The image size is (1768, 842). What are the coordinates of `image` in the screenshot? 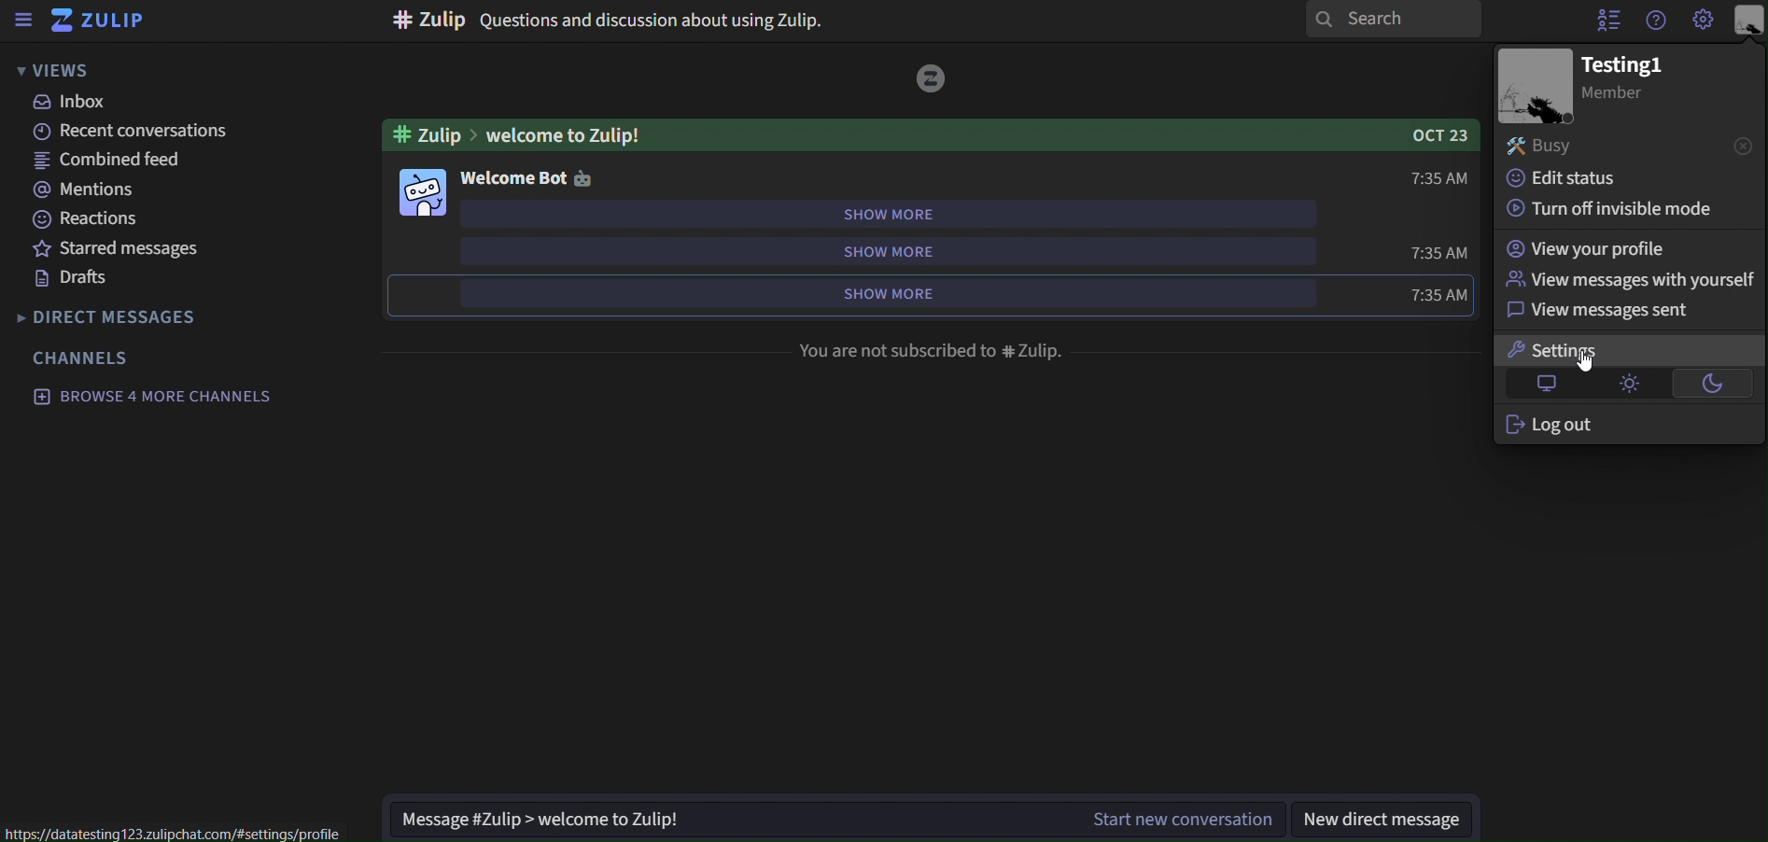 It's located at (1537, 87).